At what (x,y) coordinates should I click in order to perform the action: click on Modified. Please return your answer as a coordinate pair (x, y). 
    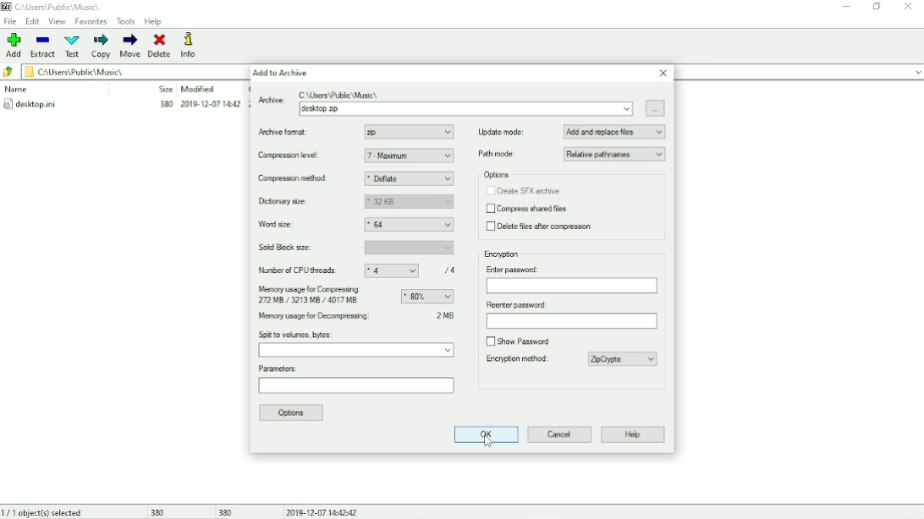
    Looking at the image, I should click on (199, 89).